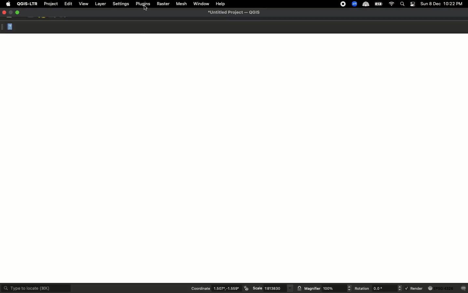 This screenshot has height=293, width=468. I want to click on Layer, so click(100, 4).